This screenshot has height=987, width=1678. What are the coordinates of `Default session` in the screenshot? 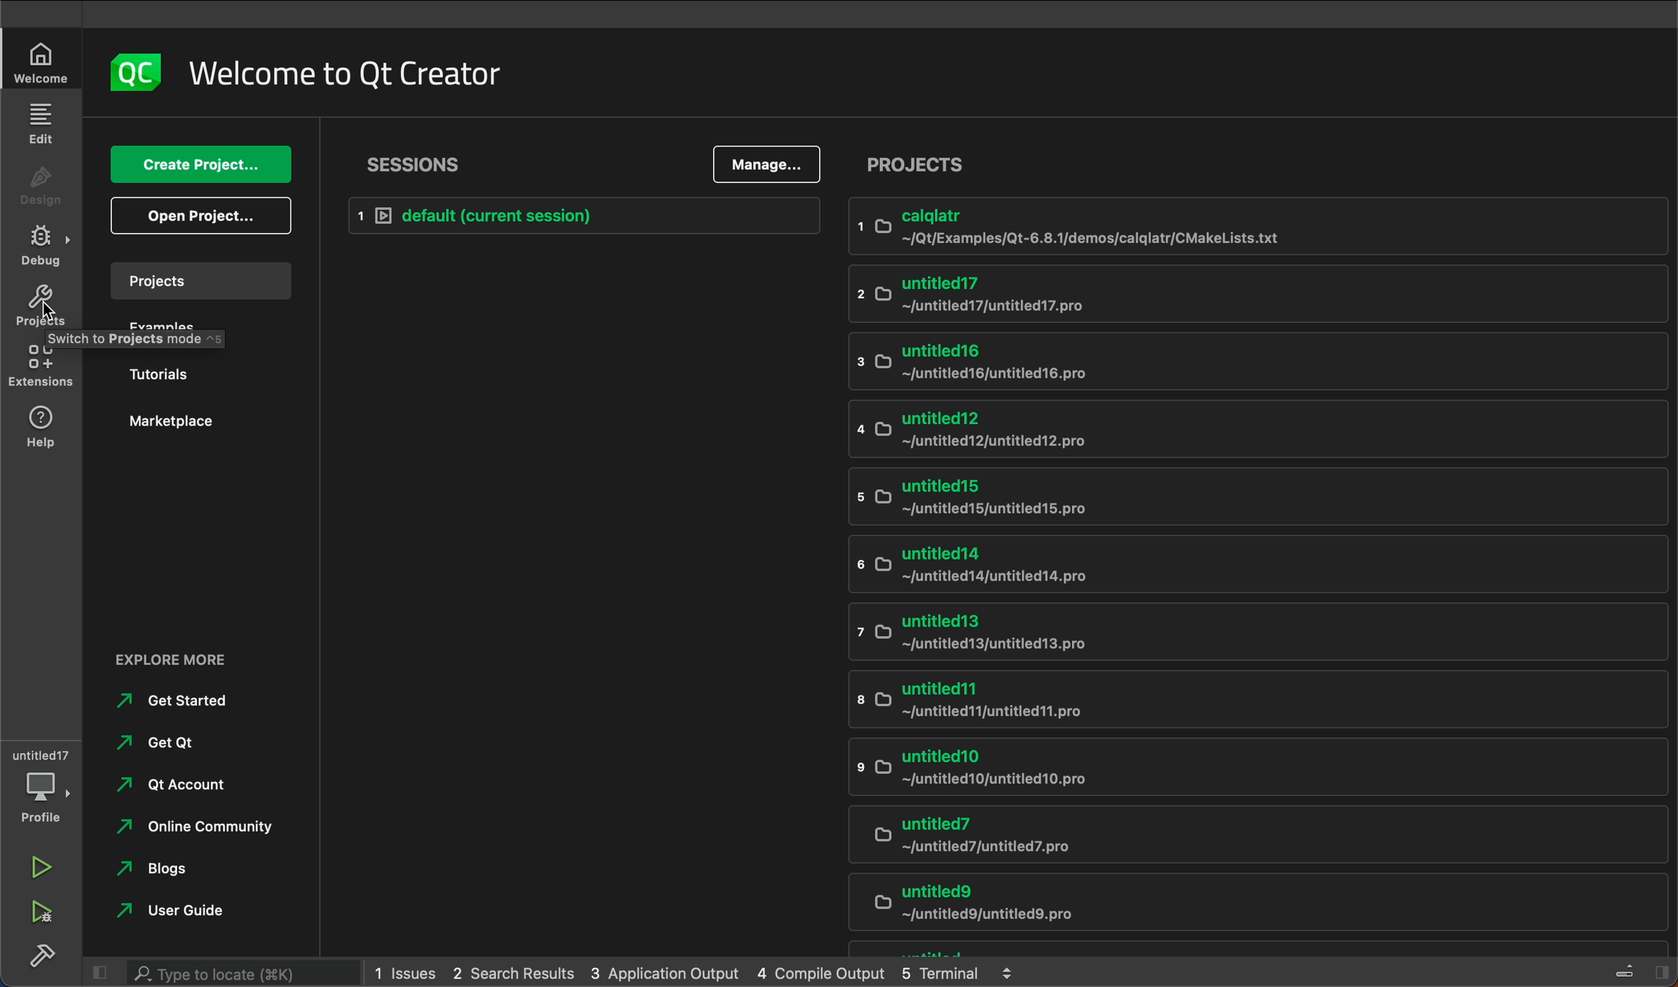 It's located at (585, 214).